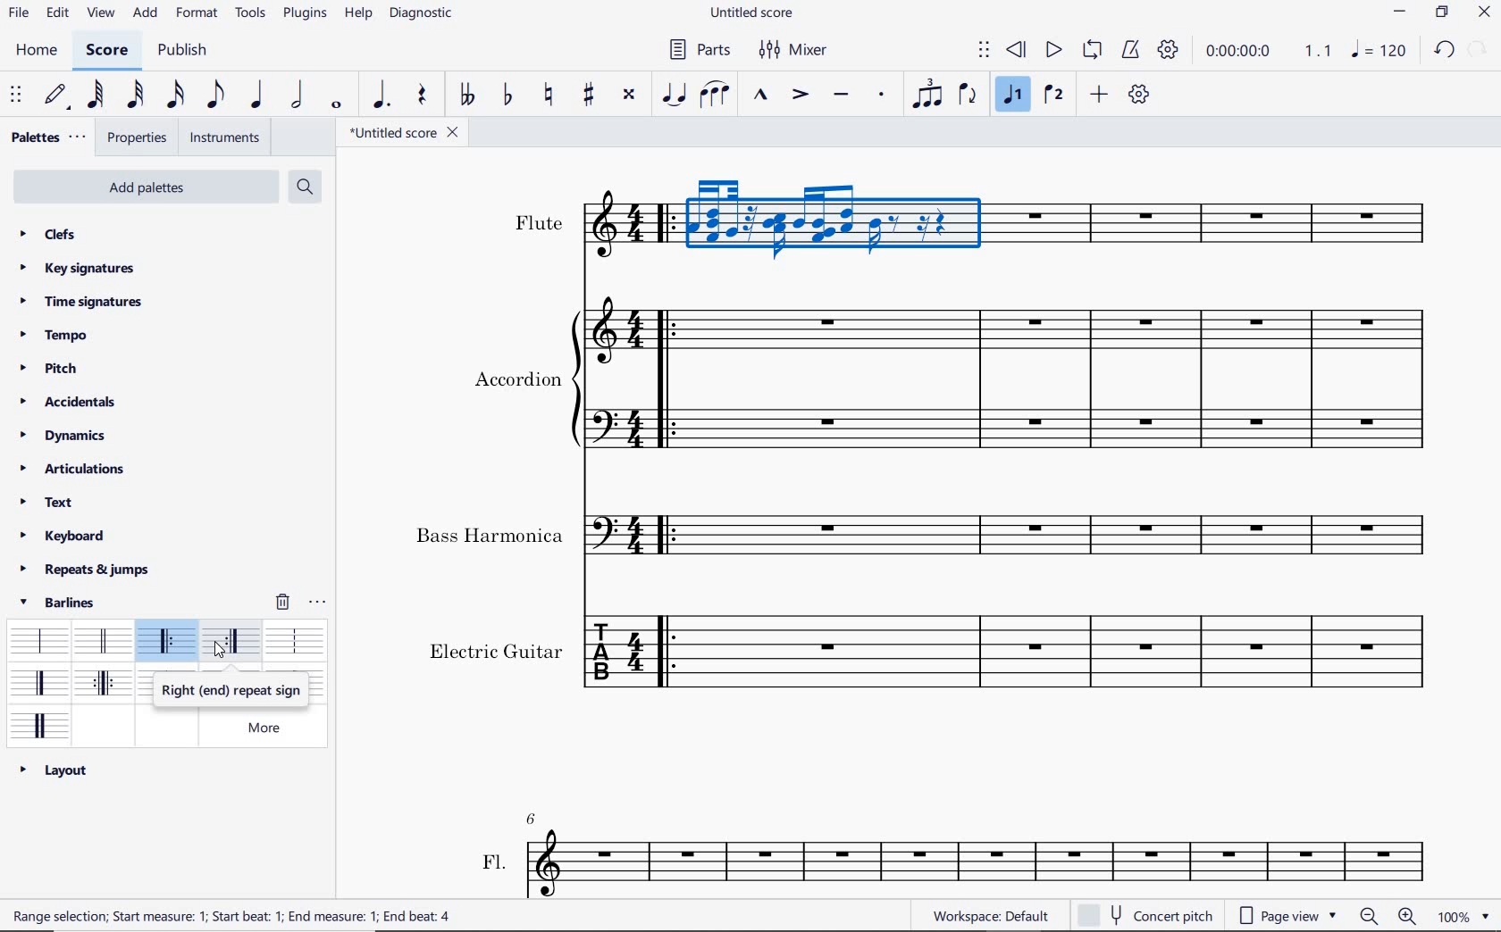 The width and height of the screenshot is (1501, 932). What do you see at coordinates (144, 187) in the screenshot?
I see `Add Palettes` at bounding box center [144, 187].